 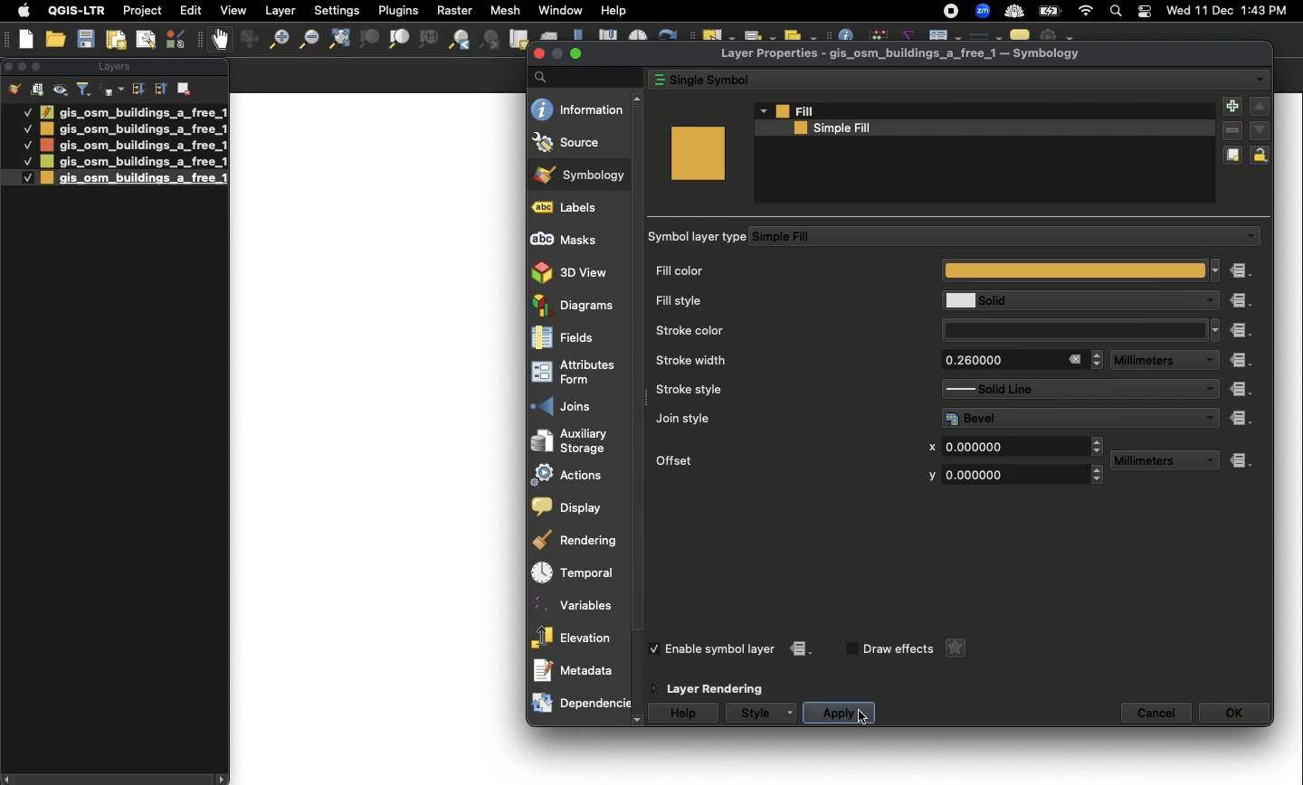 I want to click on , so click(x=1073, y=329).